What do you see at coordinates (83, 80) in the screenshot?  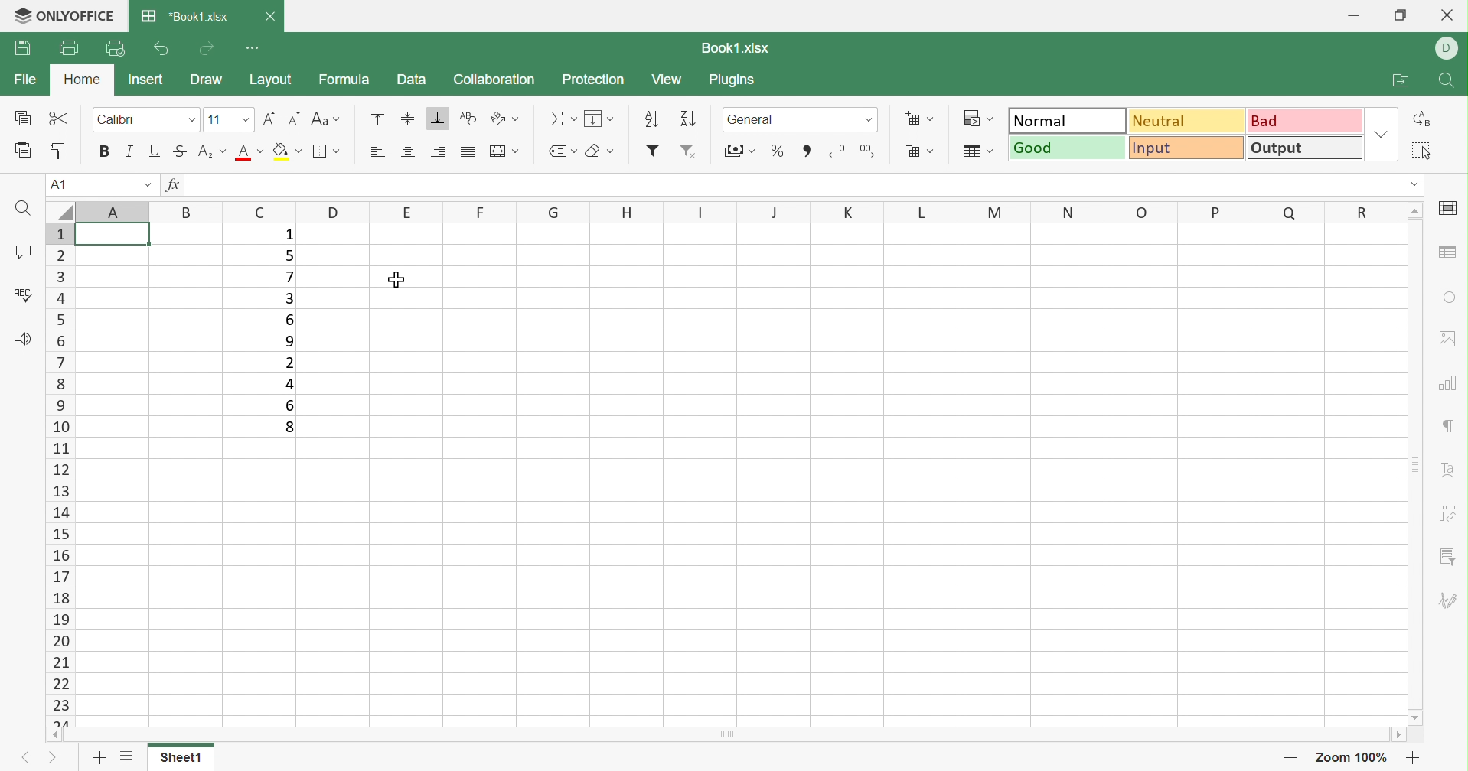 I see `Home` at bounding box center [83, 80].